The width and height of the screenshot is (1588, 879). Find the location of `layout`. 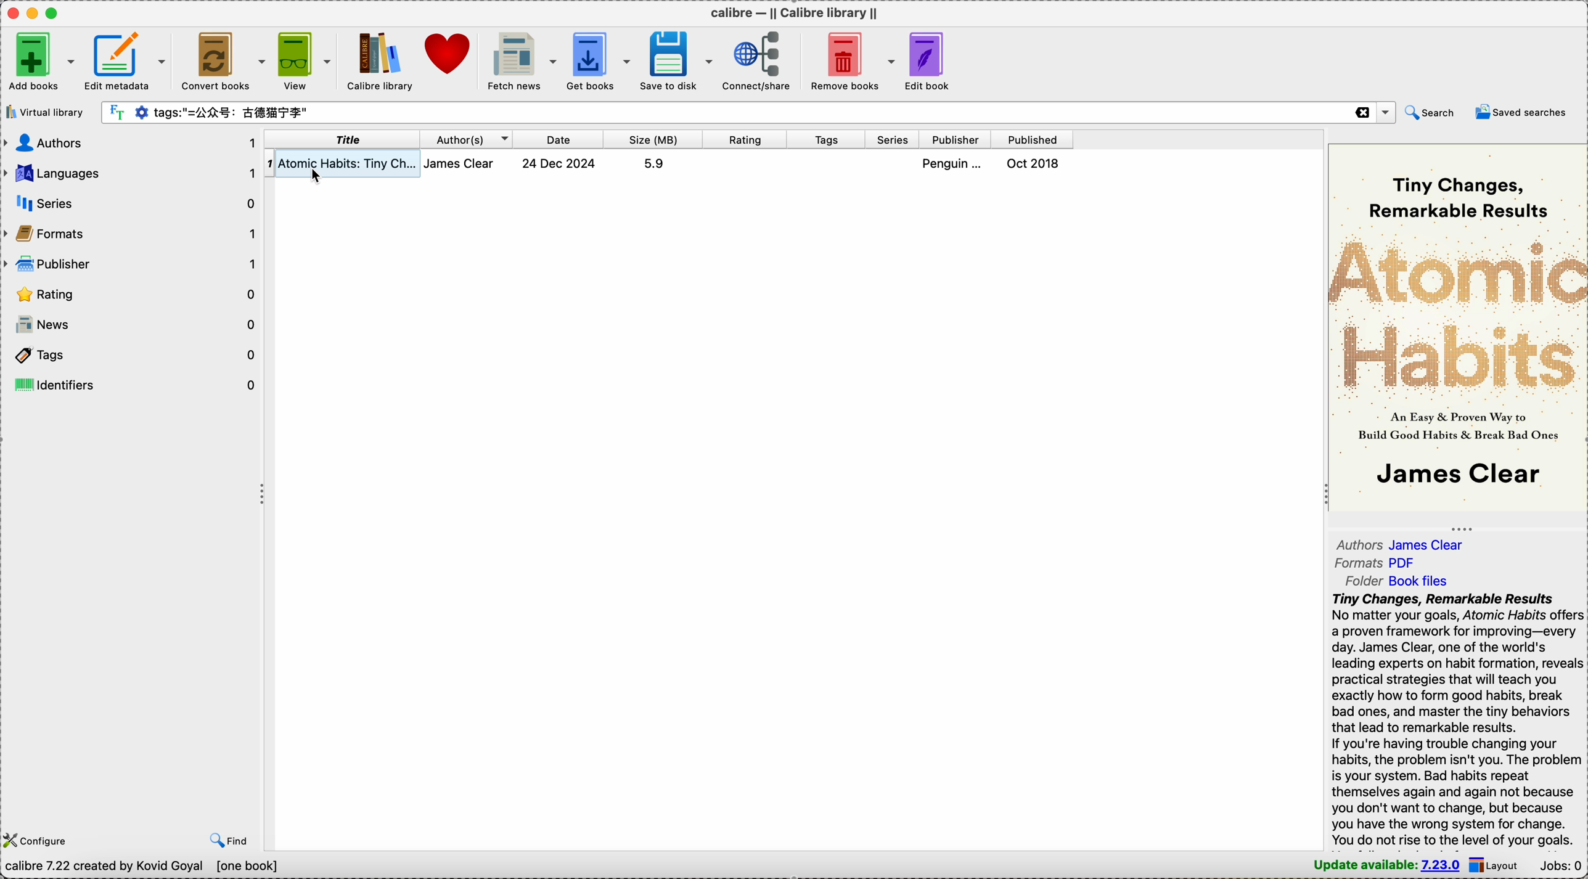

layout is located at coordinates (1496, 864).